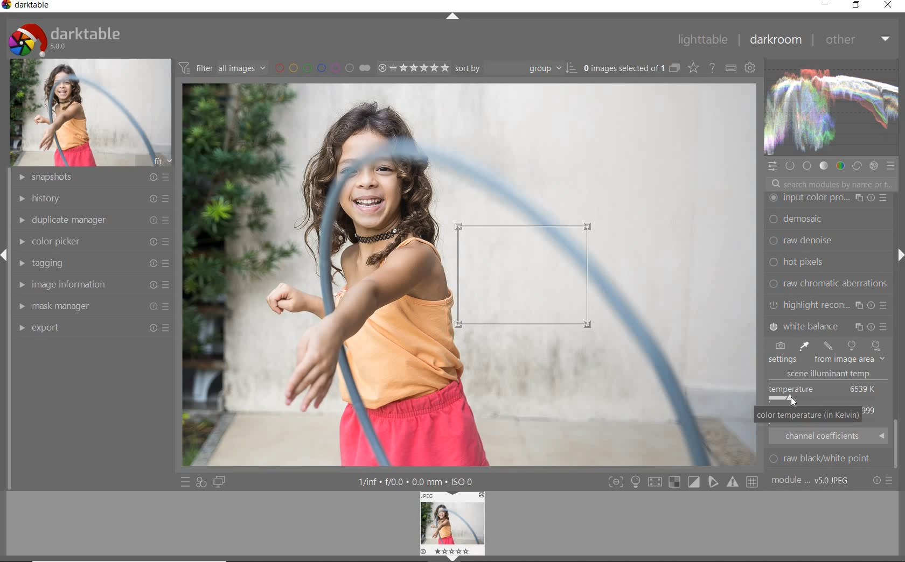  Describe the element at coordinates (676, 483) in the screenshot. I see `toggle mode ` at that location.